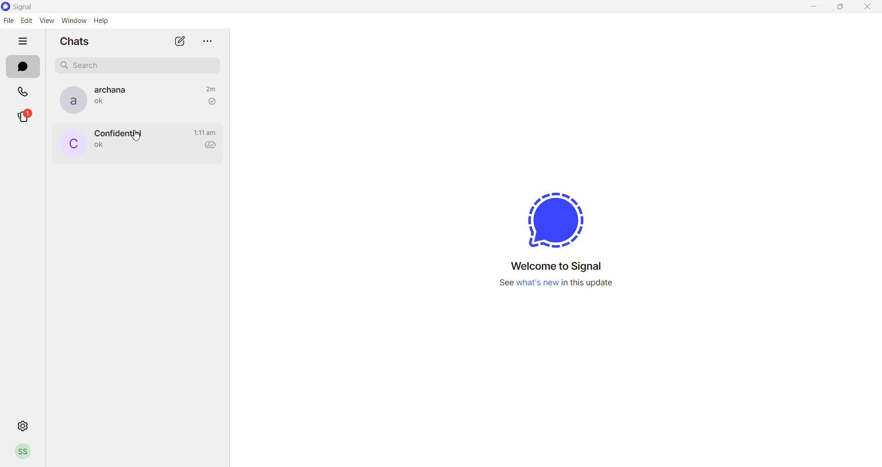  What do you see at coordinates (74, 43) in the screenshot?
I see `chats heading` at bounding box center [74, 43].